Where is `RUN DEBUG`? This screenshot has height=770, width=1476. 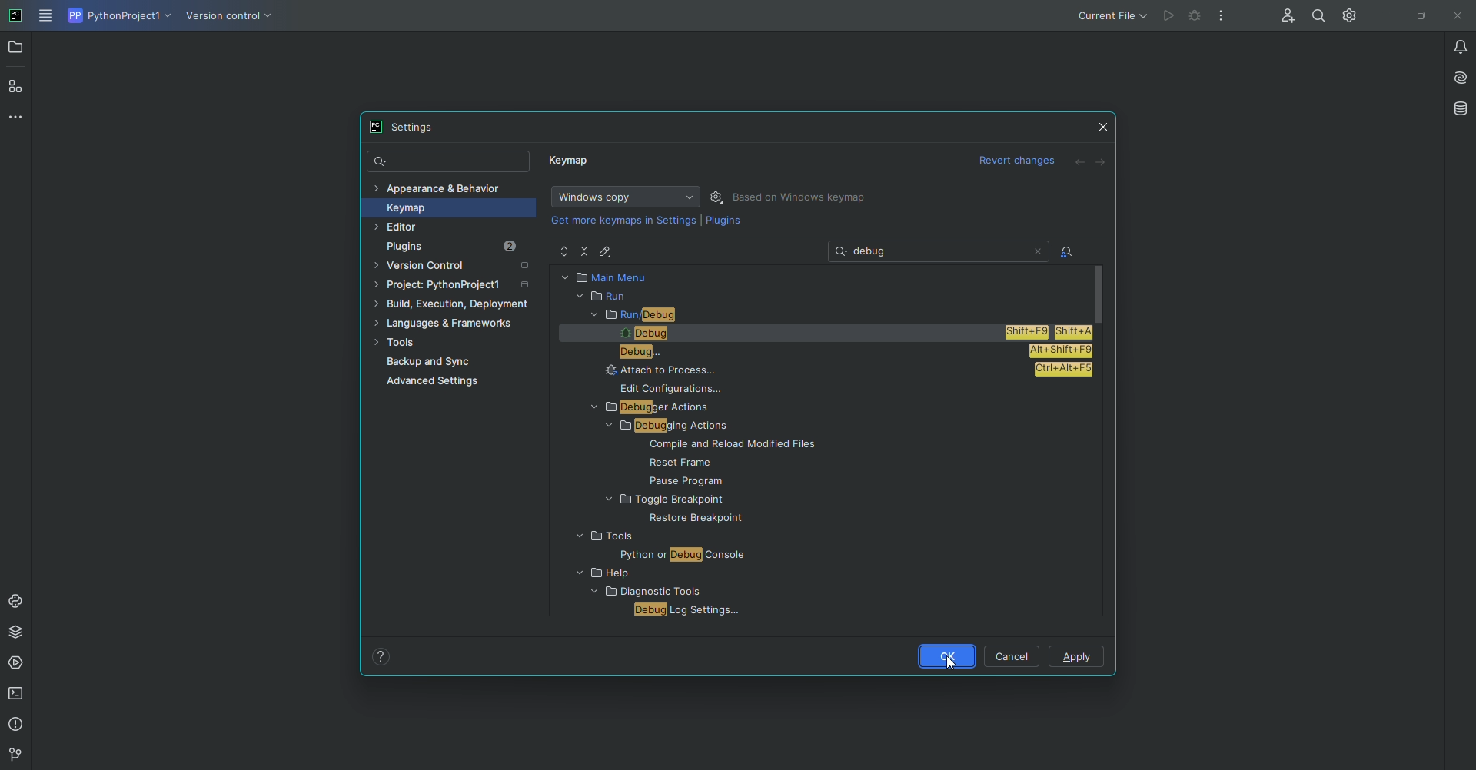
RUN DEBUG is located at coordinates (833, 315).